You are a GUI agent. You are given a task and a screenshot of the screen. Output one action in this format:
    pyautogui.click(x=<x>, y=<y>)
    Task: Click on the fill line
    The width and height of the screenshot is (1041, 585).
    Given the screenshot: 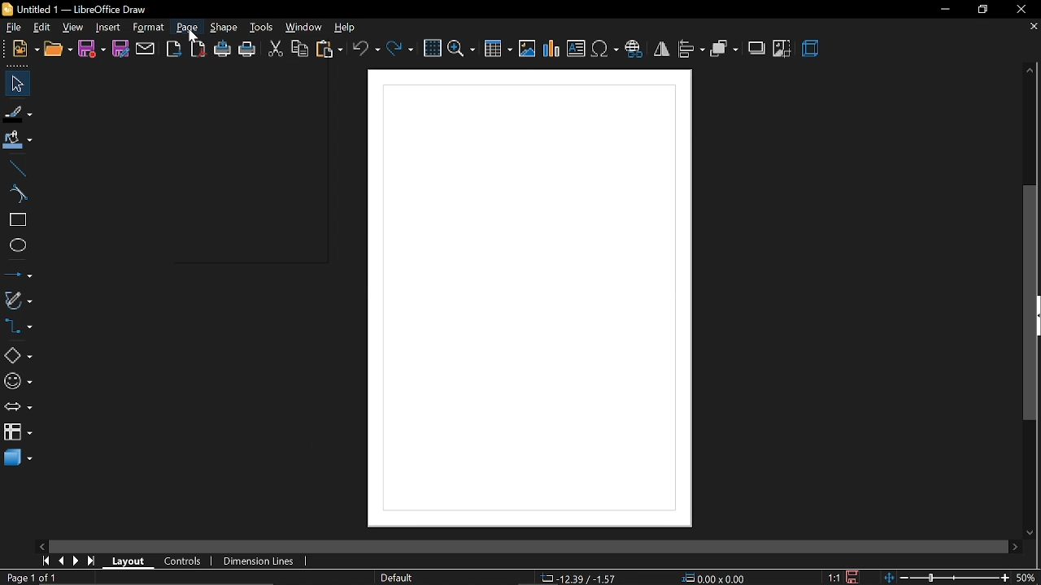 What is the action you would take?
    pyautogui.click(x=19, y=114)
    